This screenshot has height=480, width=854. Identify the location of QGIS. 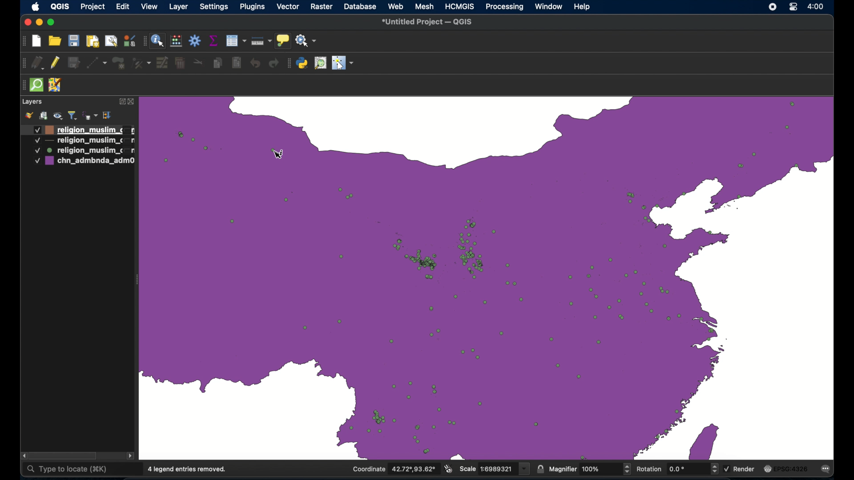
(60, 6).